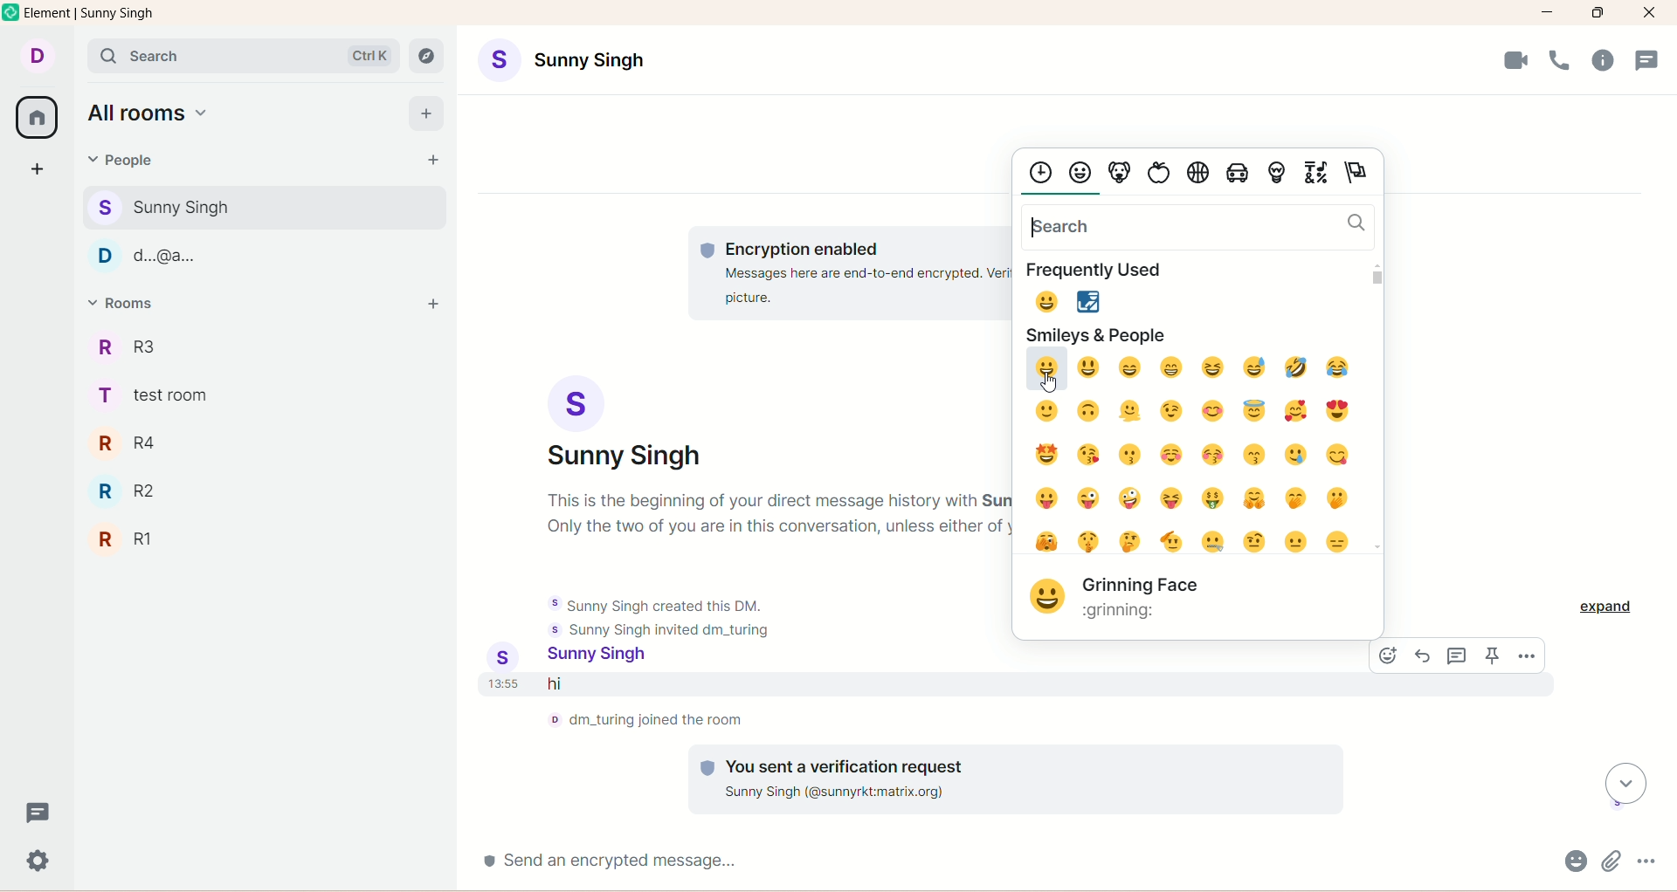 The height and width of the screenshot is (892, 1677). What do you see at coordinates (135, 491) in the screenshot?
I see `R2` at bounding box center [135, 491].